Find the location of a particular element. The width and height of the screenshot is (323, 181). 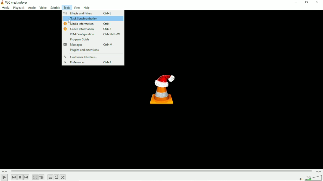

Audio is located at coordinates (31, 8).